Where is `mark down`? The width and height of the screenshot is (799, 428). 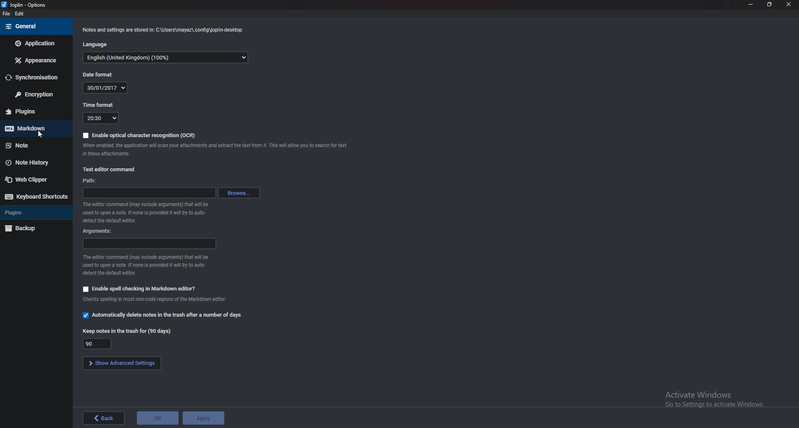 mark down is located at coordinates (32, 128).